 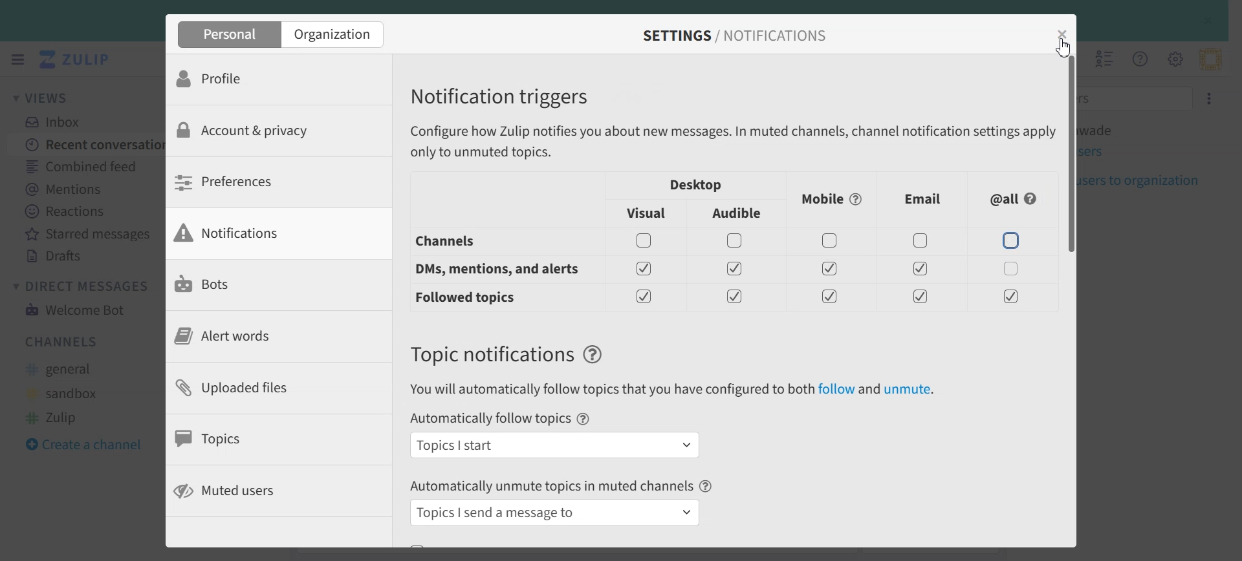 I want to click on Drafts, so click(x=87, y=256).